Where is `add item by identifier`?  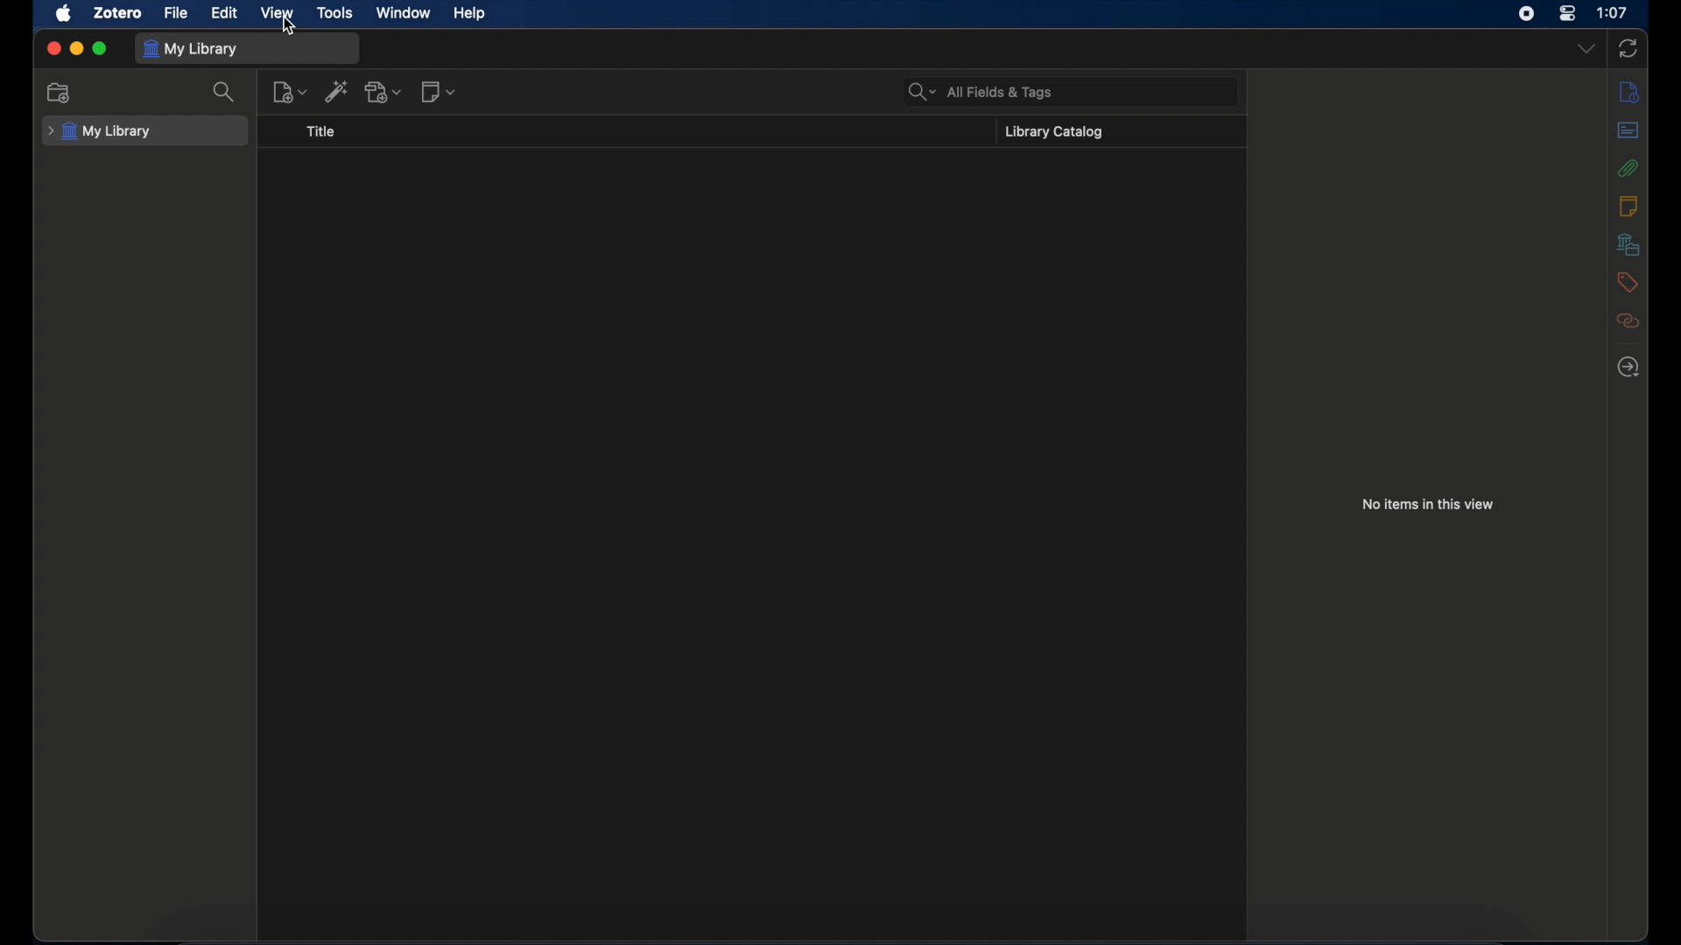
add item by identifier is located at coordinates (337, 91).